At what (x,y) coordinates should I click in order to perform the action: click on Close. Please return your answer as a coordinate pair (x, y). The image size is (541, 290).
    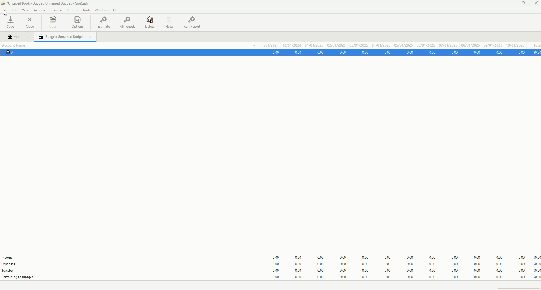
    Looking at the image, I should click on (31, 22).